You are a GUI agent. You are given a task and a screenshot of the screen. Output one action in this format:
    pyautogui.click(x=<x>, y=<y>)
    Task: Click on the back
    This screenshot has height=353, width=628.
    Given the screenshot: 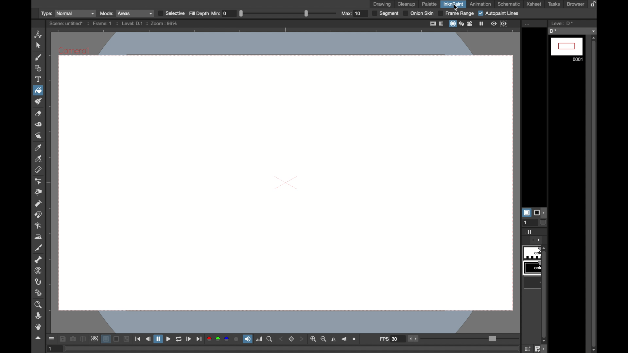 What is the action you would take?
    pyautogui.click(x=280, y=339)
    